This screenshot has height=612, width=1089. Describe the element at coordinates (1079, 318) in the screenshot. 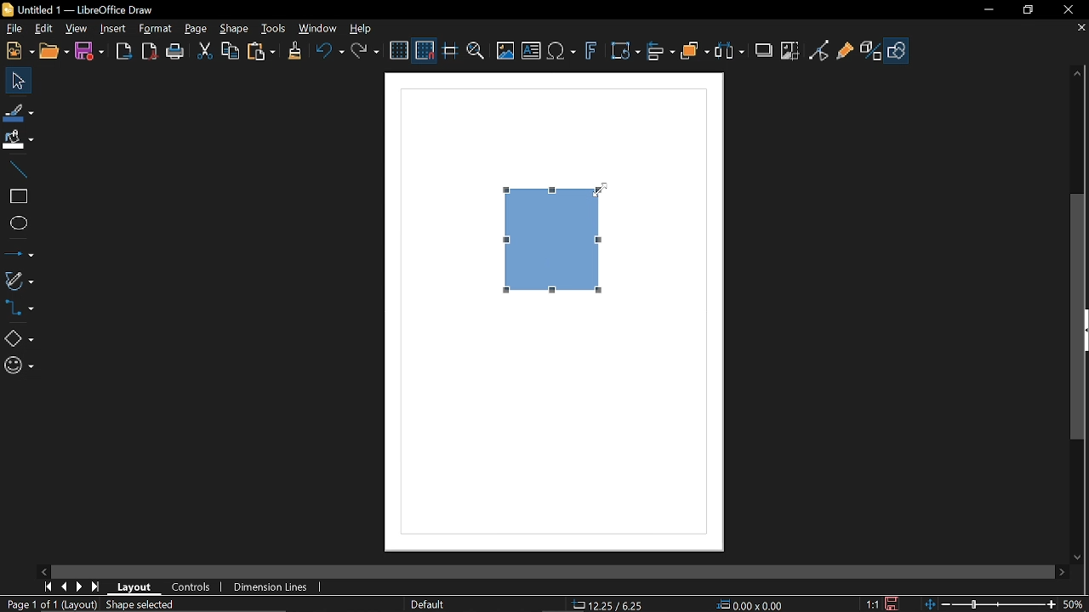

I see `Vertical scrollbar` at that location.